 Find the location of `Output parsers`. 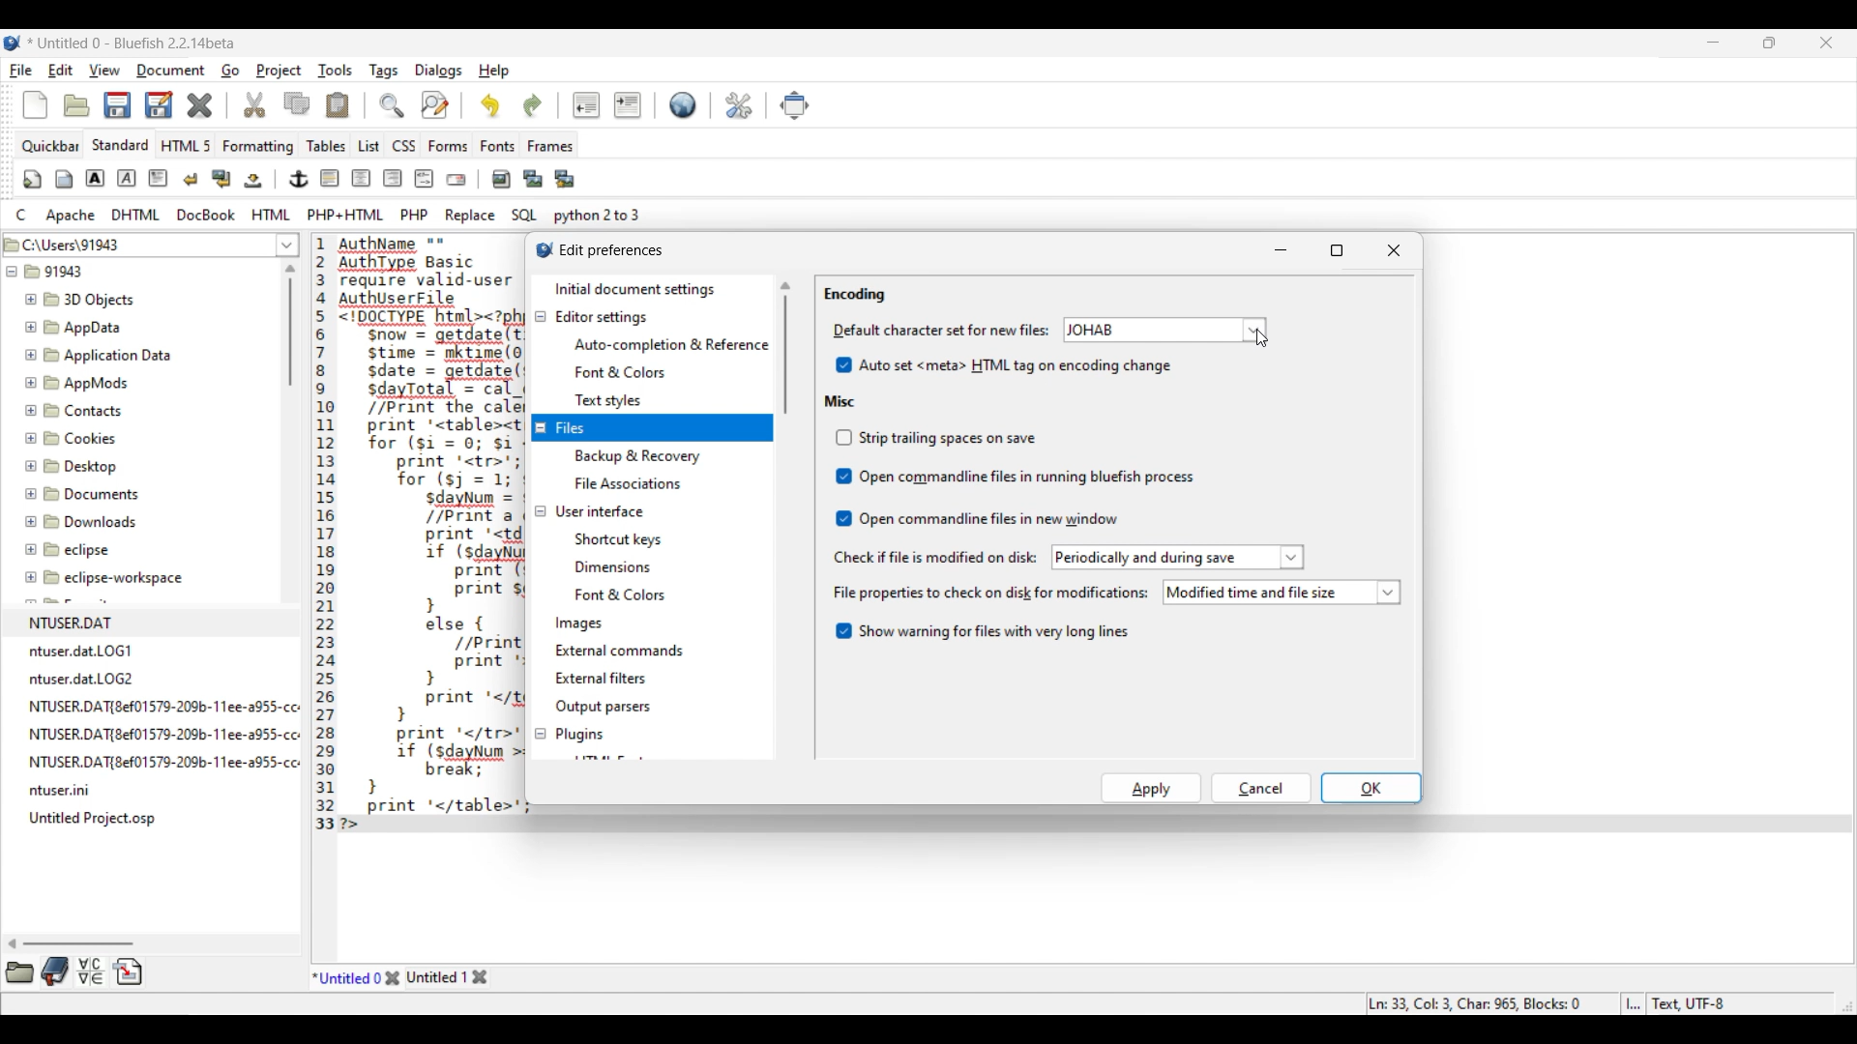

Output parsers is located at coordinates (604, 707).